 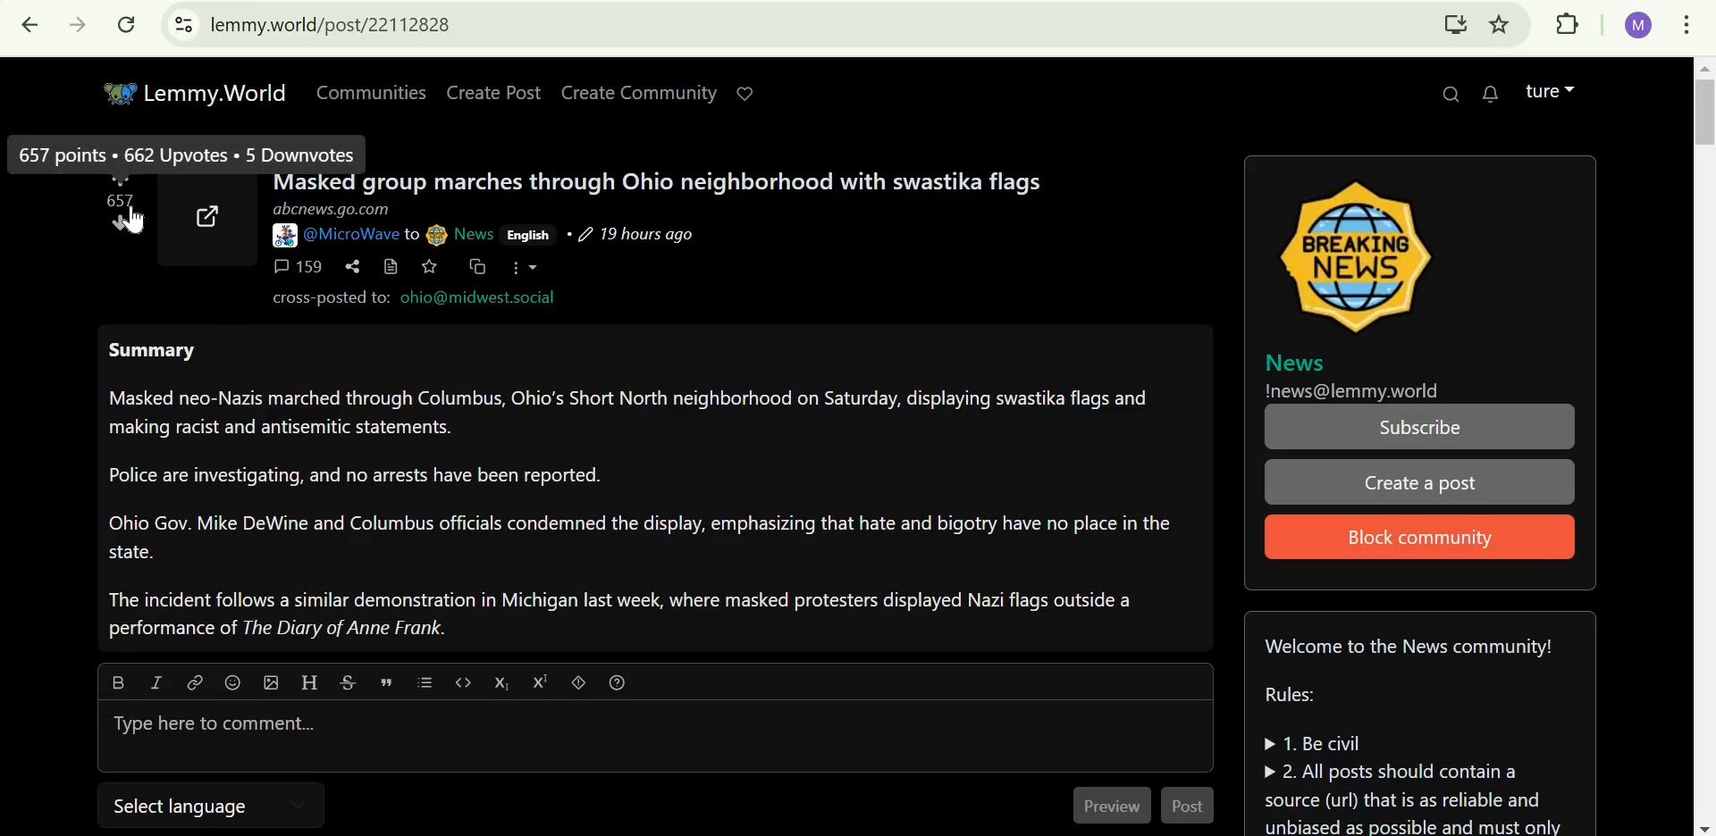 What do you see at coordinates (500, 681) in the screenshot?
I see `subscript` at bounding box center [500, 681].